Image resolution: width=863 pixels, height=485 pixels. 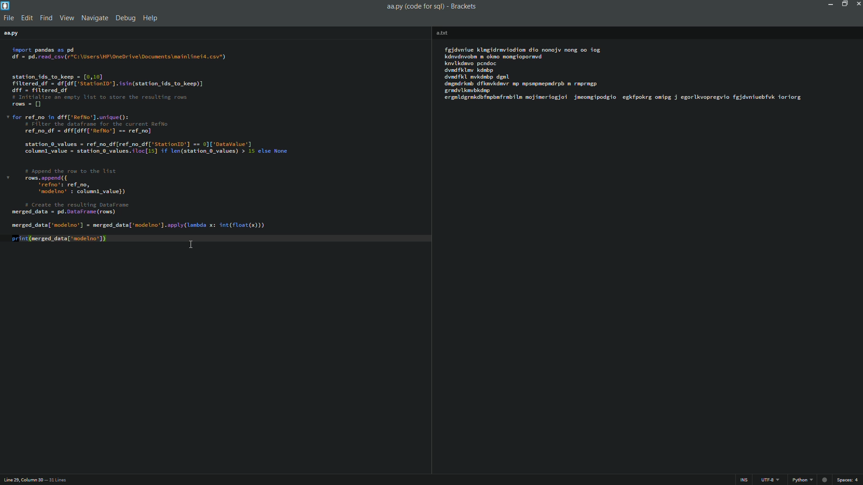 I want to click on help menu, so click(x=152, y=19).